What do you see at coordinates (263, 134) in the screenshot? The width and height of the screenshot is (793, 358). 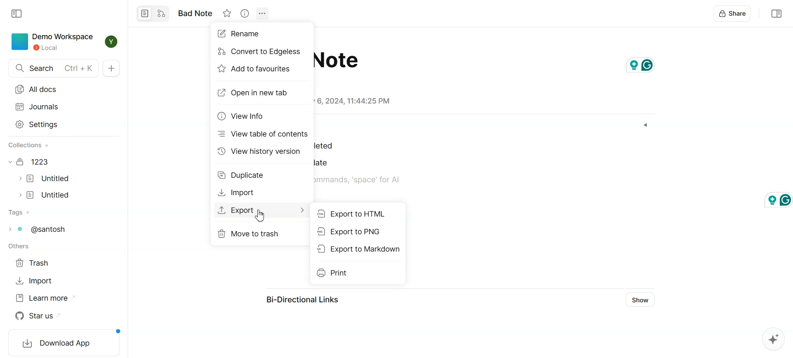 I see `View table of content` at bounding box center [263, 134].